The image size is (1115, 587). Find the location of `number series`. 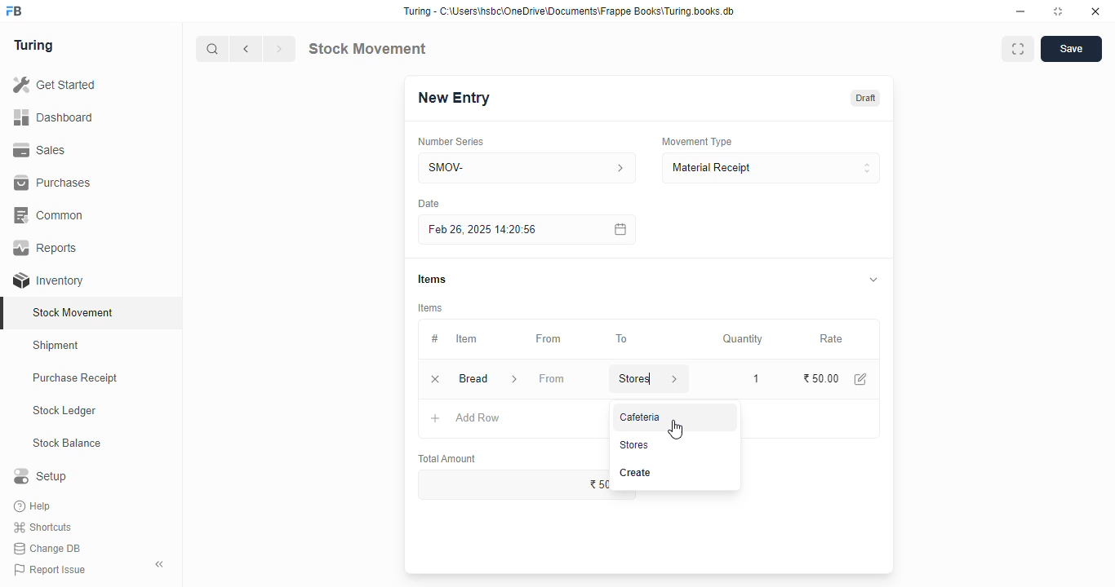

number series is located at coordinates (450, 142).